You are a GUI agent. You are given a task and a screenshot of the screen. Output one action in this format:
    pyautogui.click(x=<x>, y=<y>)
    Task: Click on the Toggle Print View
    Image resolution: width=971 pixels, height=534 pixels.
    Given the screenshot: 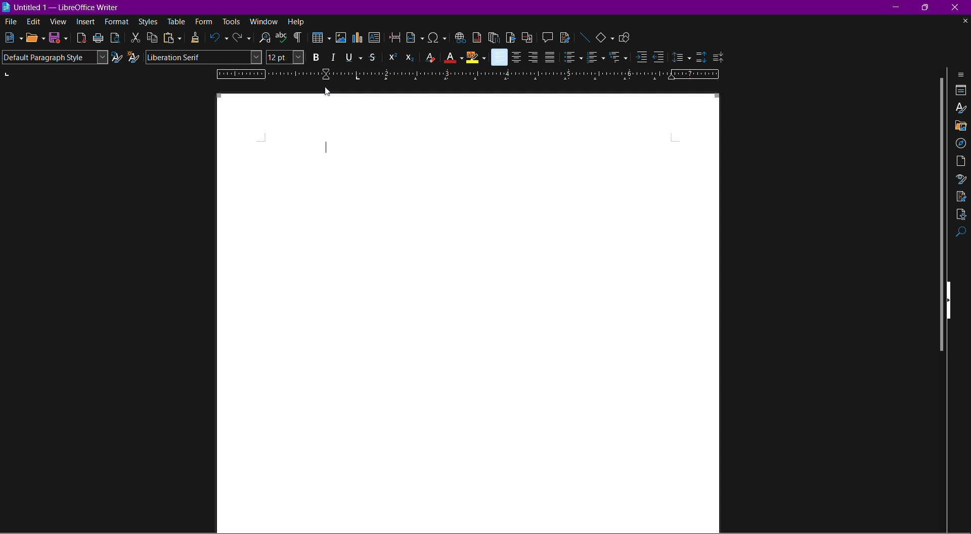 What is the action you would take?
    pyautogui.click(x=114, y=37)
    